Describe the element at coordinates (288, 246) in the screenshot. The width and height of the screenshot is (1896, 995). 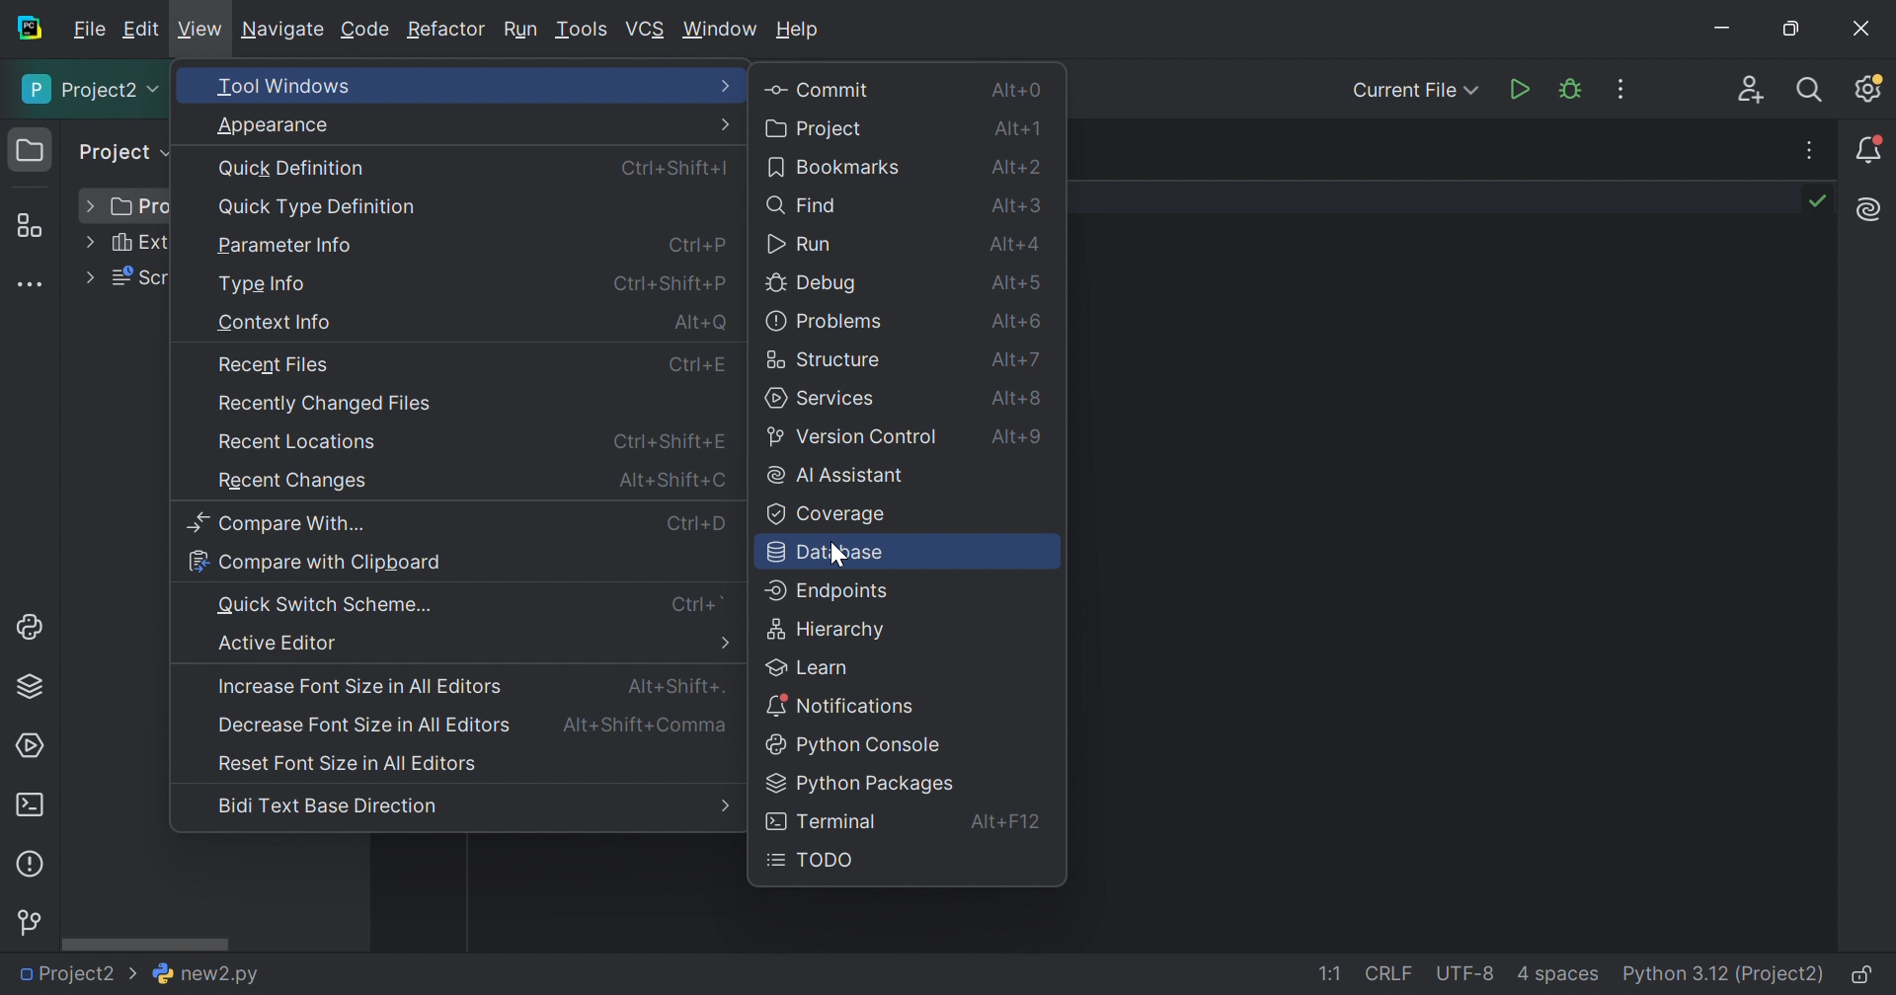
I see `Parameter info` at that location.